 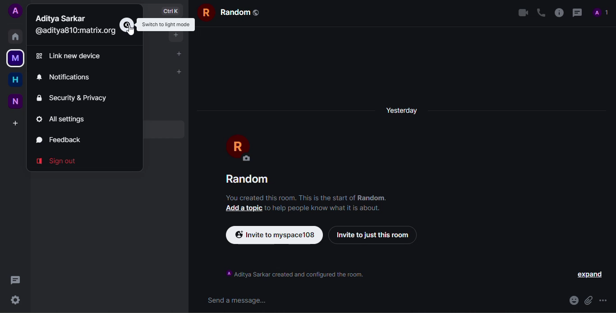 I want to click on add, so click(x=179, y=72).